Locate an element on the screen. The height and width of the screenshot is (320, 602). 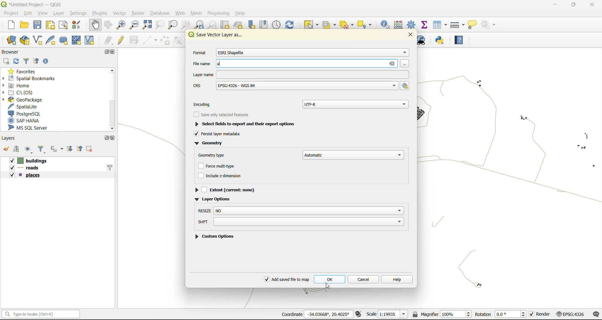
settings is located at coordinates (79, 12).